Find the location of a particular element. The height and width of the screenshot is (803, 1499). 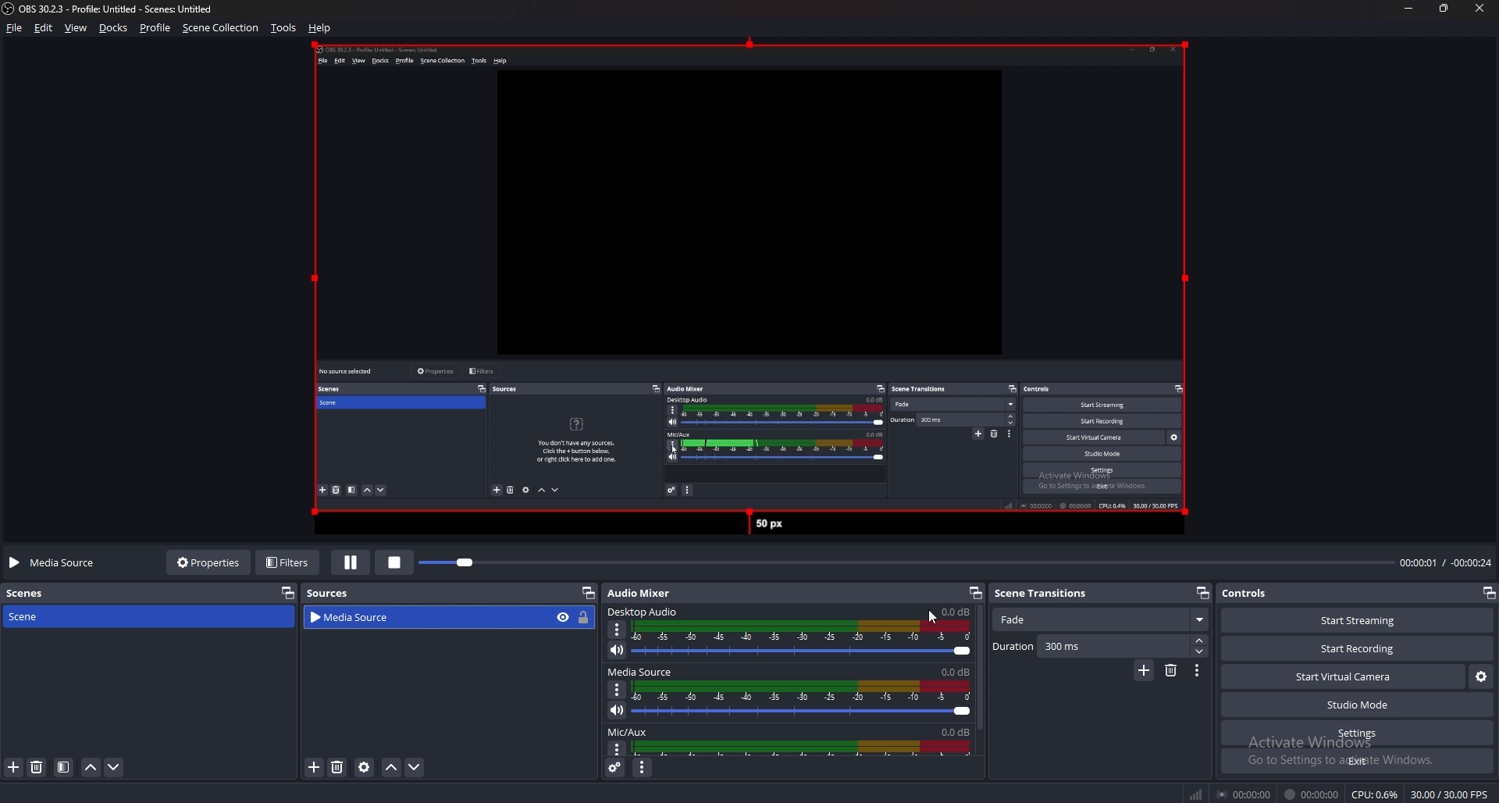

 Audio mixer menu is located at coordinates (642, 769).